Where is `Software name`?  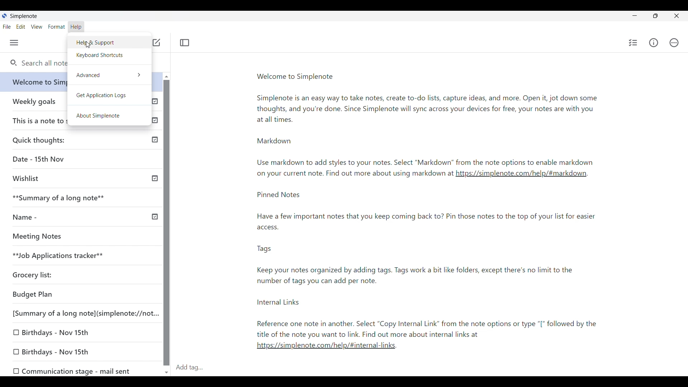
Software name is located at coordinates (23, 16).